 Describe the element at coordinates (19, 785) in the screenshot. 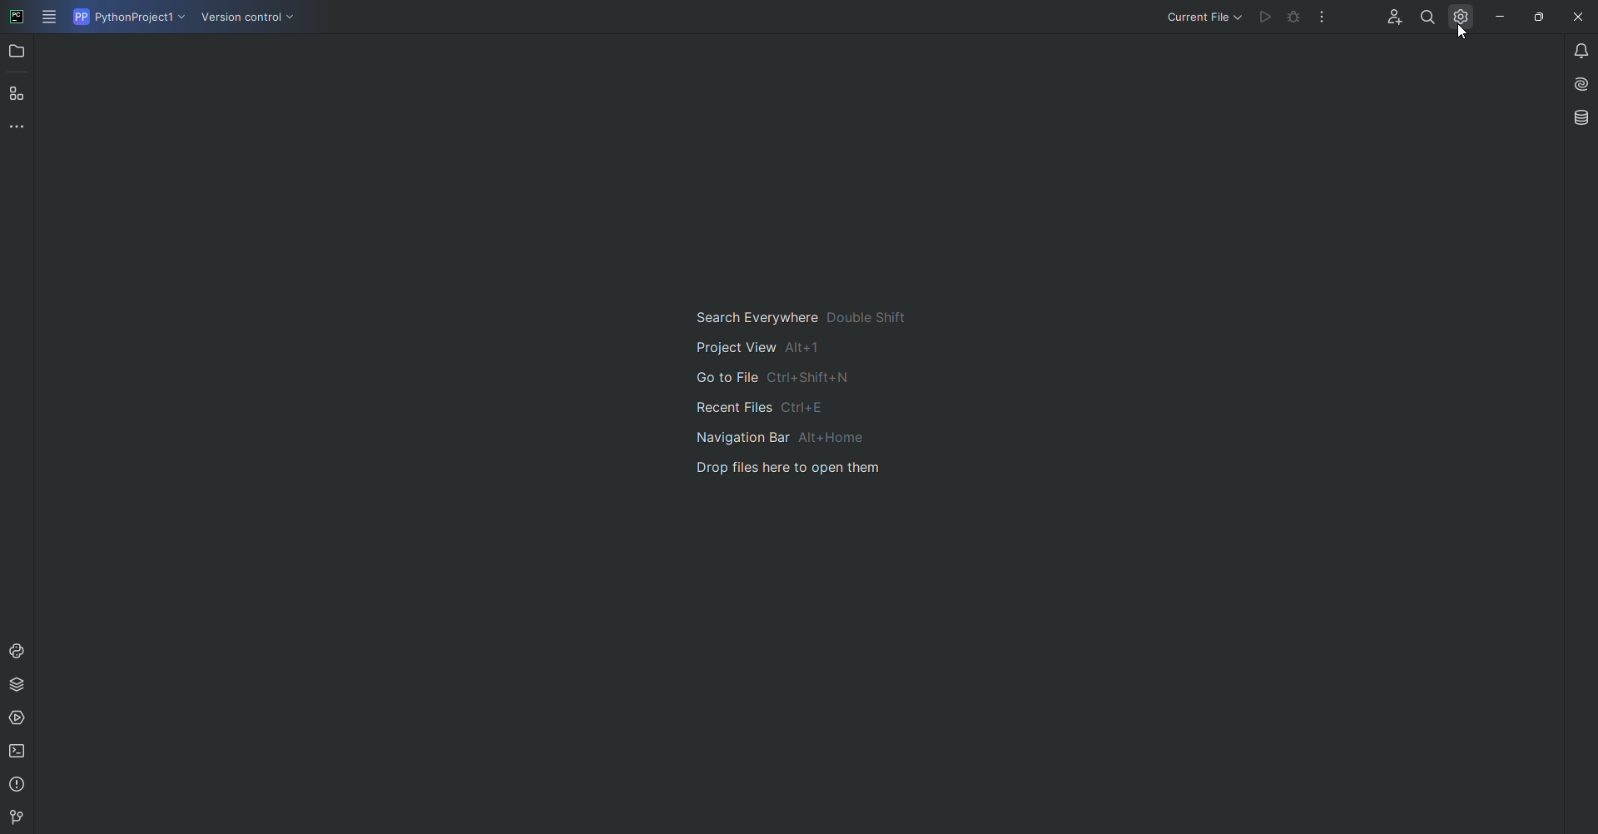

I see `Problems` at that location.